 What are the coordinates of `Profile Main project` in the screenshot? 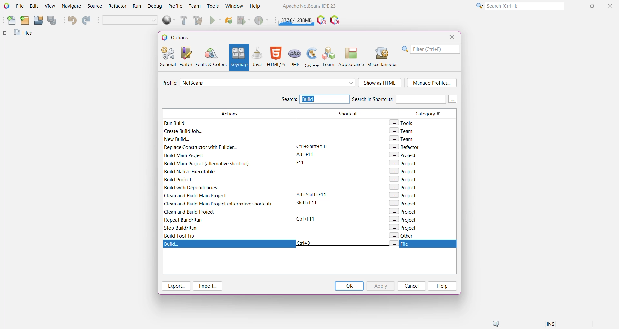 It's located at (262, 21).